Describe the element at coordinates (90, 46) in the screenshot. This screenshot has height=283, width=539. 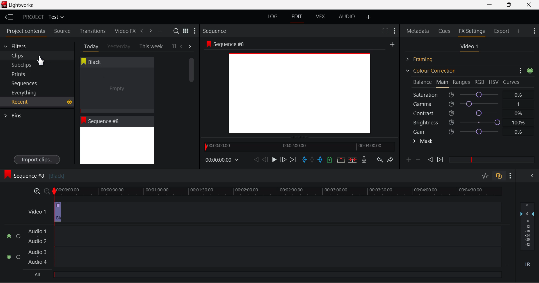
I see `Today Tab Open` at that location.